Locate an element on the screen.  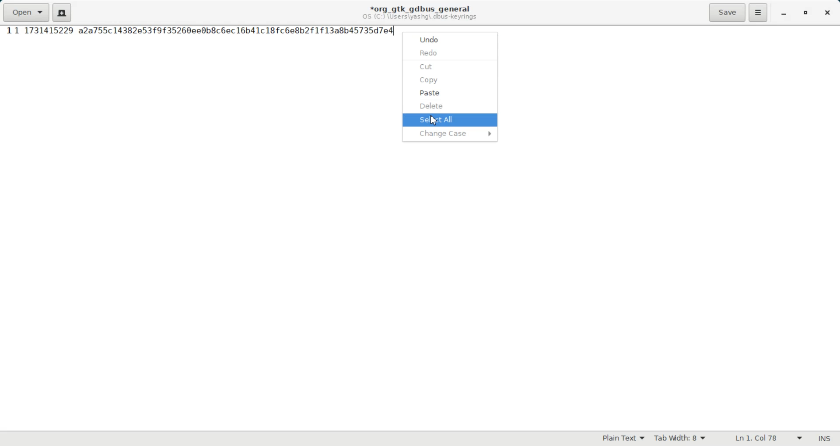
Select All is located at coordinates (450, 120).